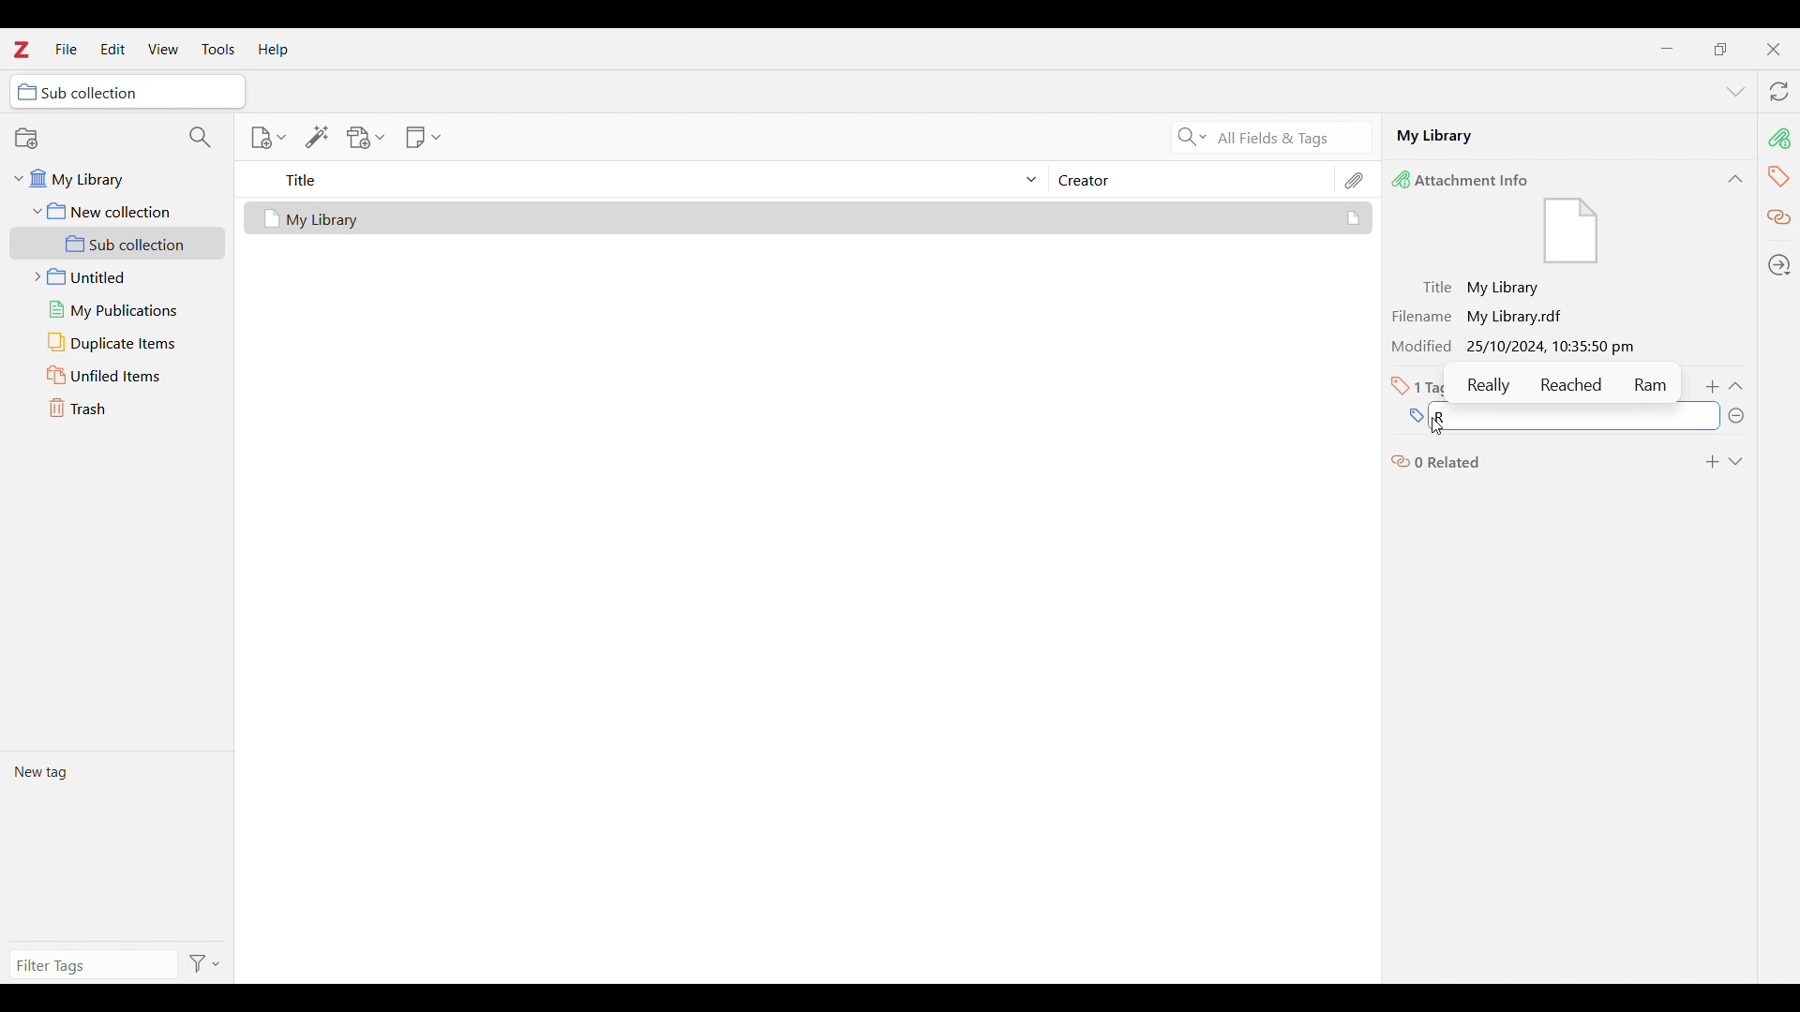 This screenshot has height=1012, width=1800. I want to click on Add item/s by identifier, so click(318, 137).